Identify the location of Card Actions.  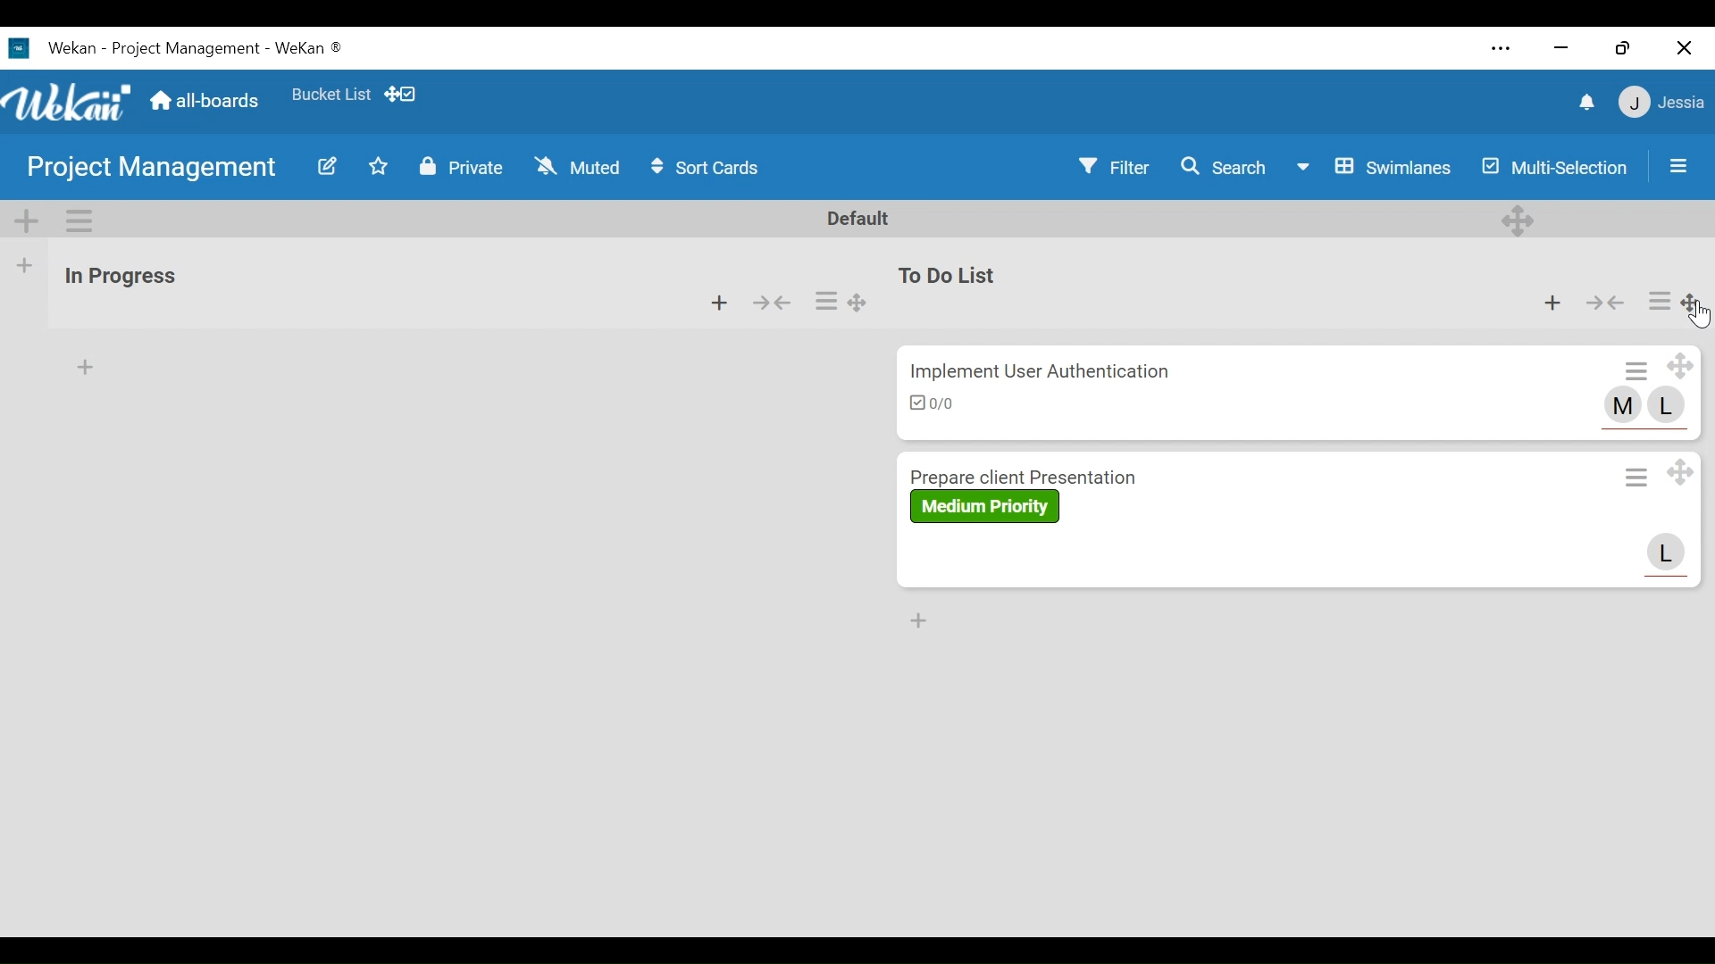
(1638, 369).